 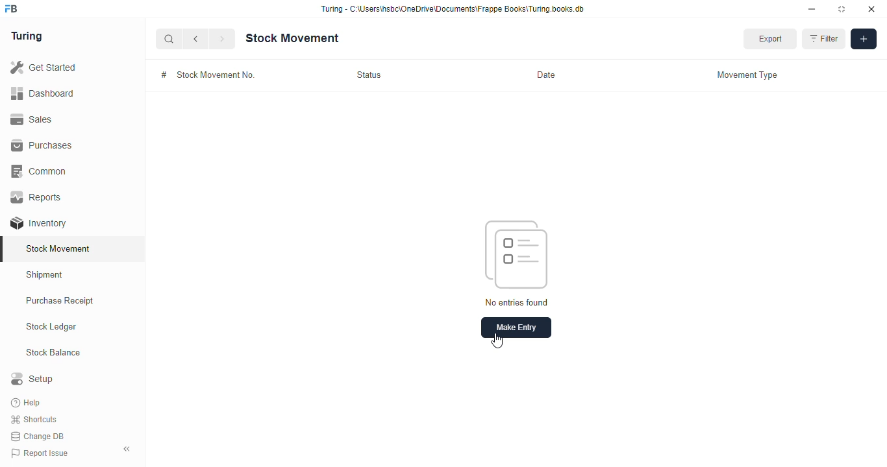 I want to click on change DB, so click(x=38, y=437).